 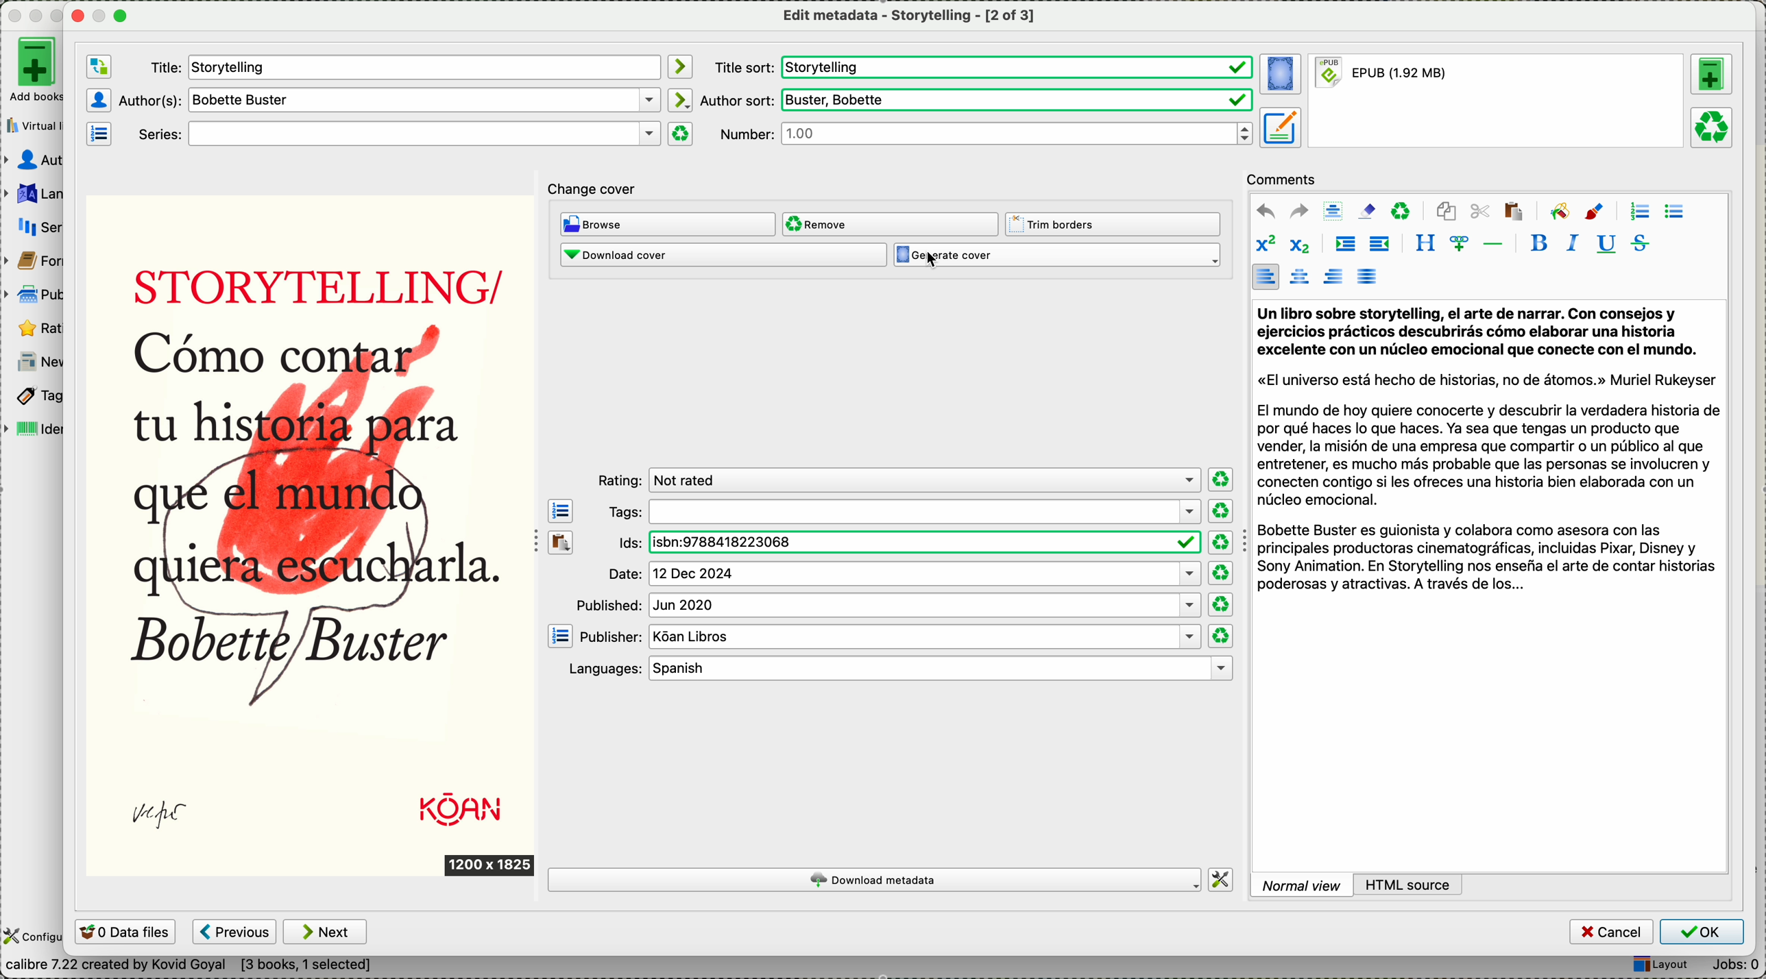 I want to click on OK, so click(x=1702, y=932).